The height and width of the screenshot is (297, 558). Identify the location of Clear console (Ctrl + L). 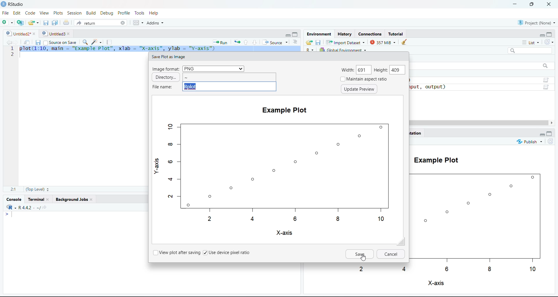
(404, 42).